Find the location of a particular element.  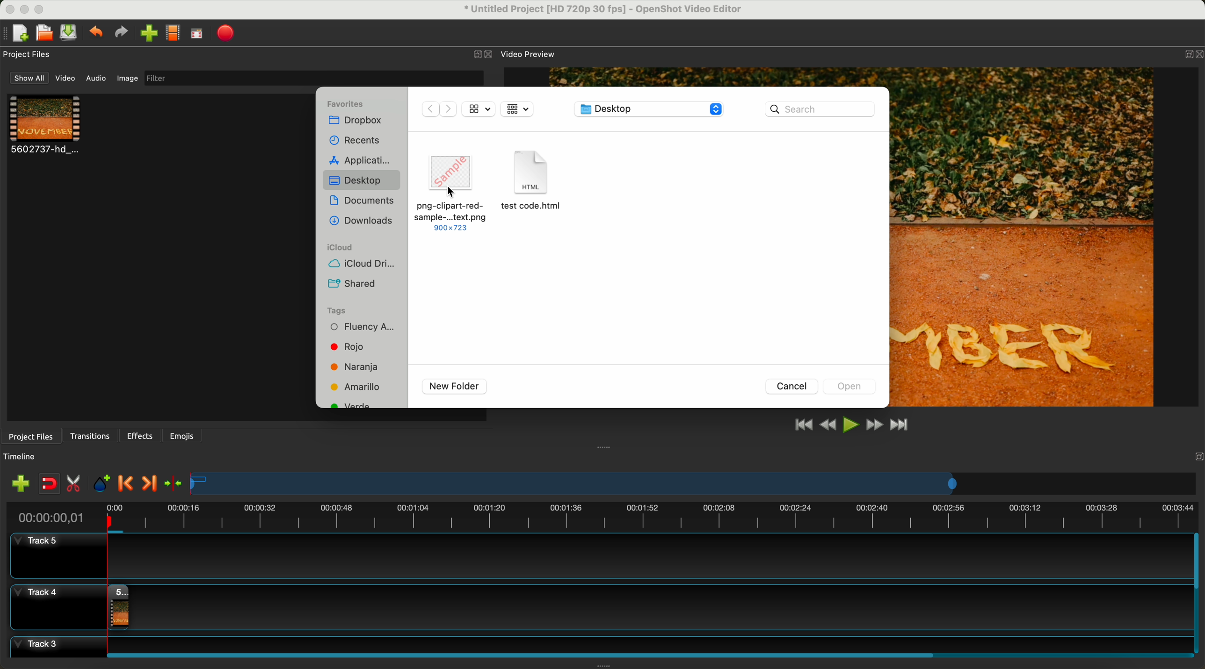

add mark is located at coordinates (104, 485).